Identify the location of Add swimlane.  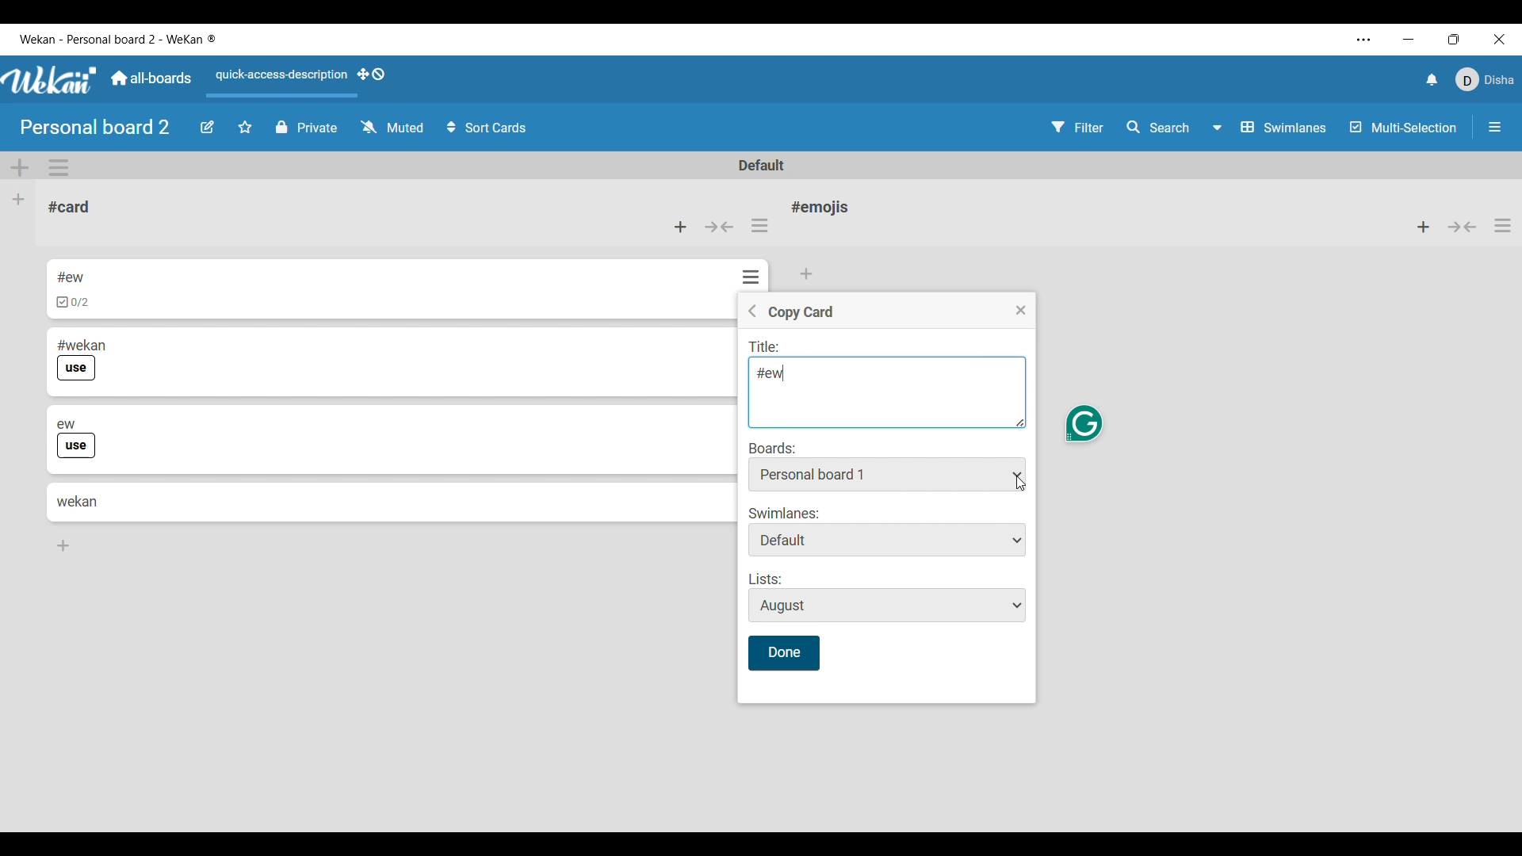
(21, 168).